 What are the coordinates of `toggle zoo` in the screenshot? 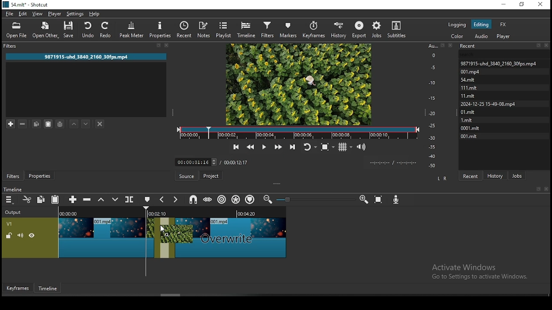 It's located at (325, 147).